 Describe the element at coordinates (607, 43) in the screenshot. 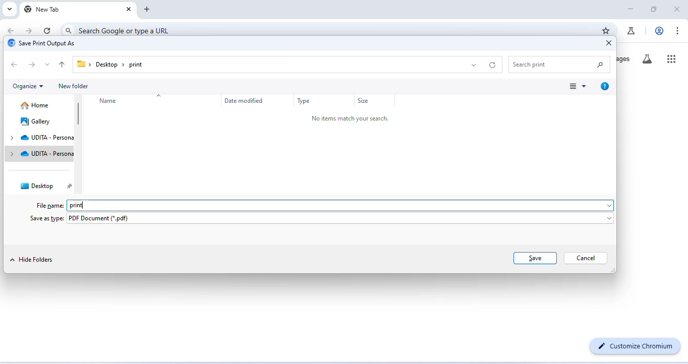

I see `close` at that location.